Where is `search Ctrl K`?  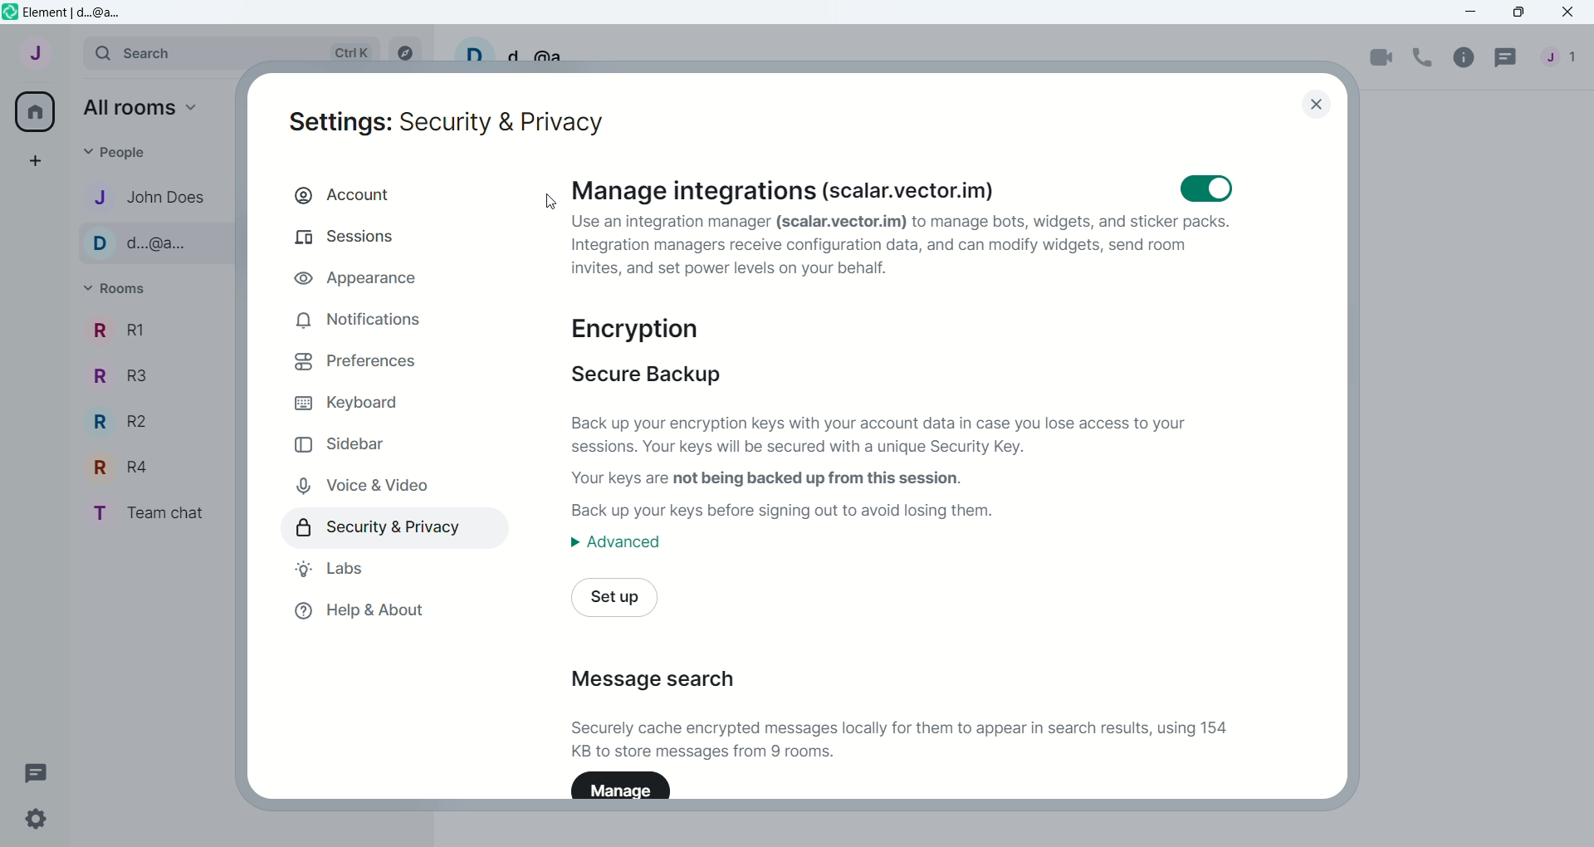
search Ctrl K is located at coordinates (232, 50).